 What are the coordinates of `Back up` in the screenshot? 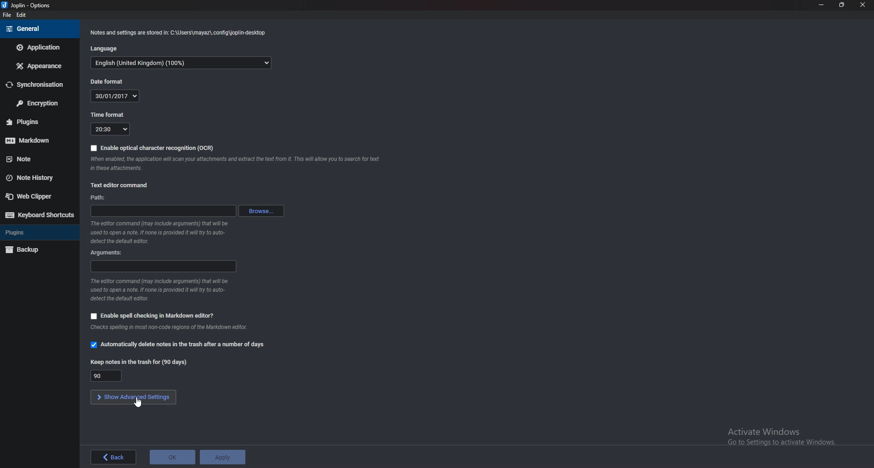 It's located at (36, 249).